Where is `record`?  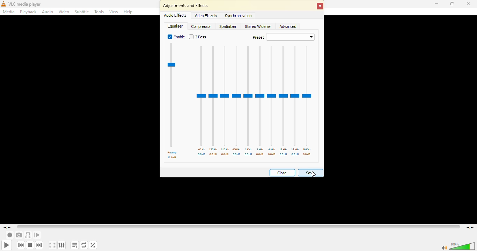
record is located at coordinates (9, 235).